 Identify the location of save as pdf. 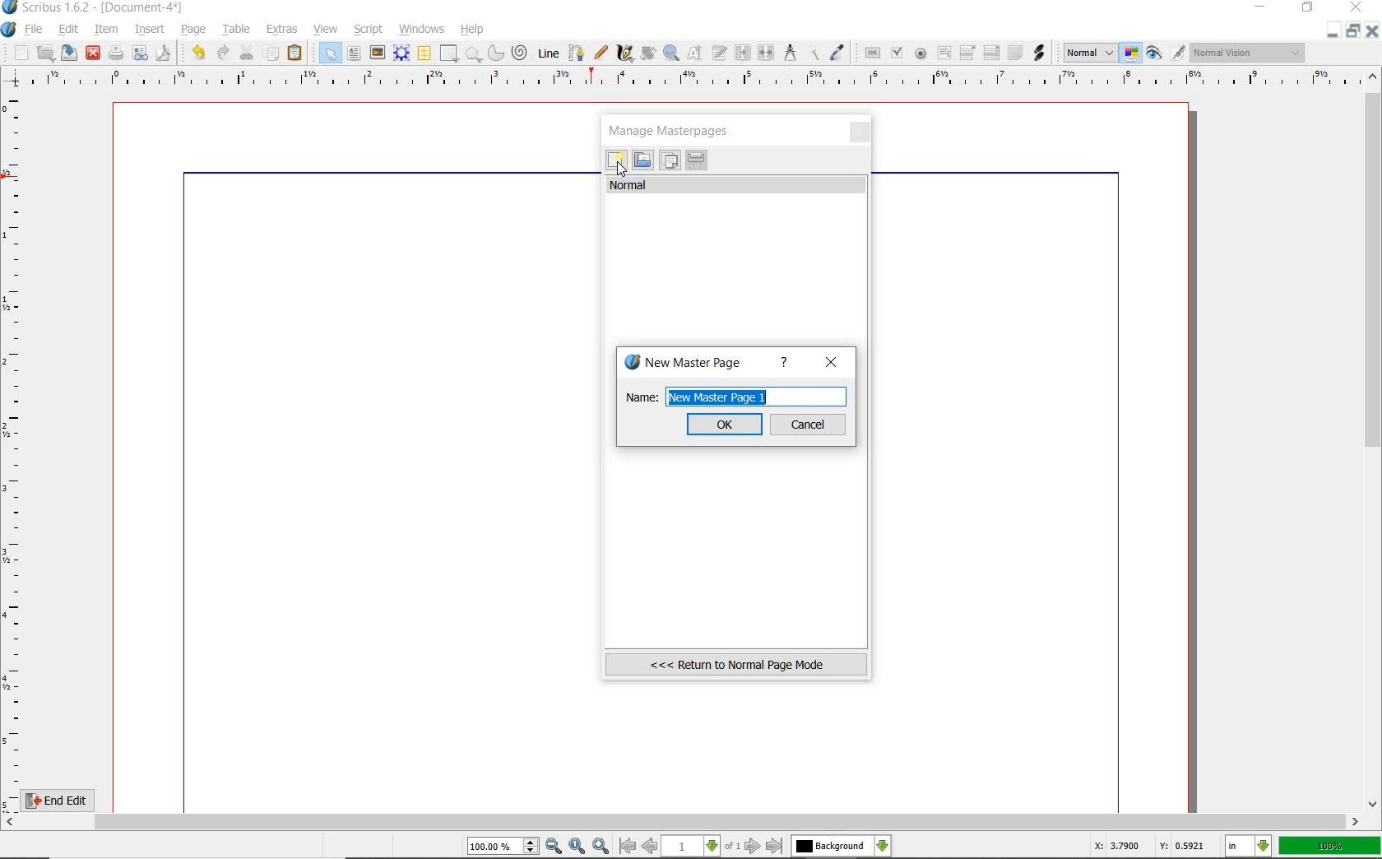
(162, 53).